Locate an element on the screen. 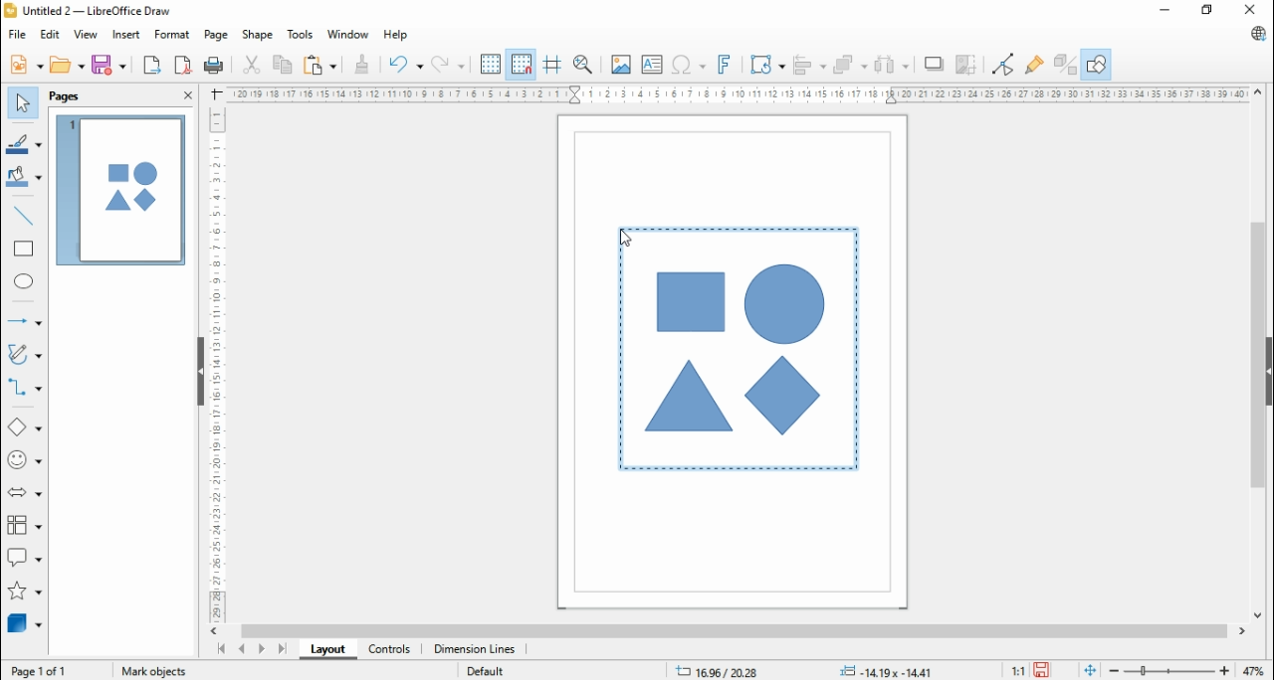  1:1 is located at coordinates (1018, 670).